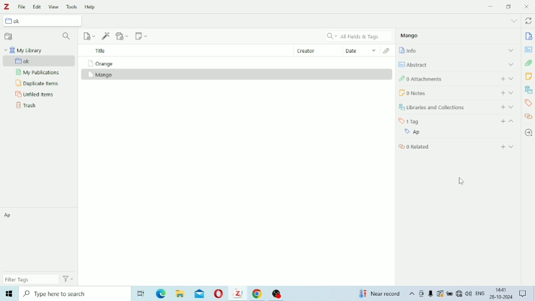 Image resolution: width=535 pixels, height=301 pixels. What do you see at coordinates (529, 37) in the screenshot?
I see `Info` at bounding box center [529, 37].